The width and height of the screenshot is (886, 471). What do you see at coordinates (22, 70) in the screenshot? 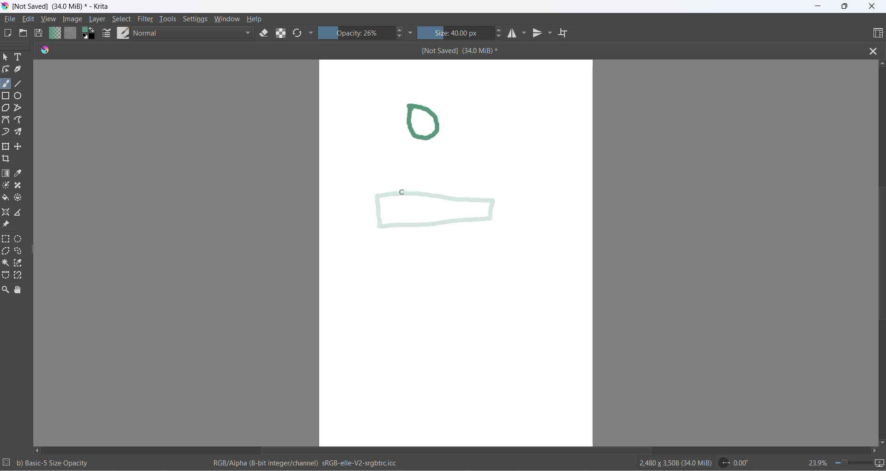
I see `calligraphy` at bounding box center [22, 70].